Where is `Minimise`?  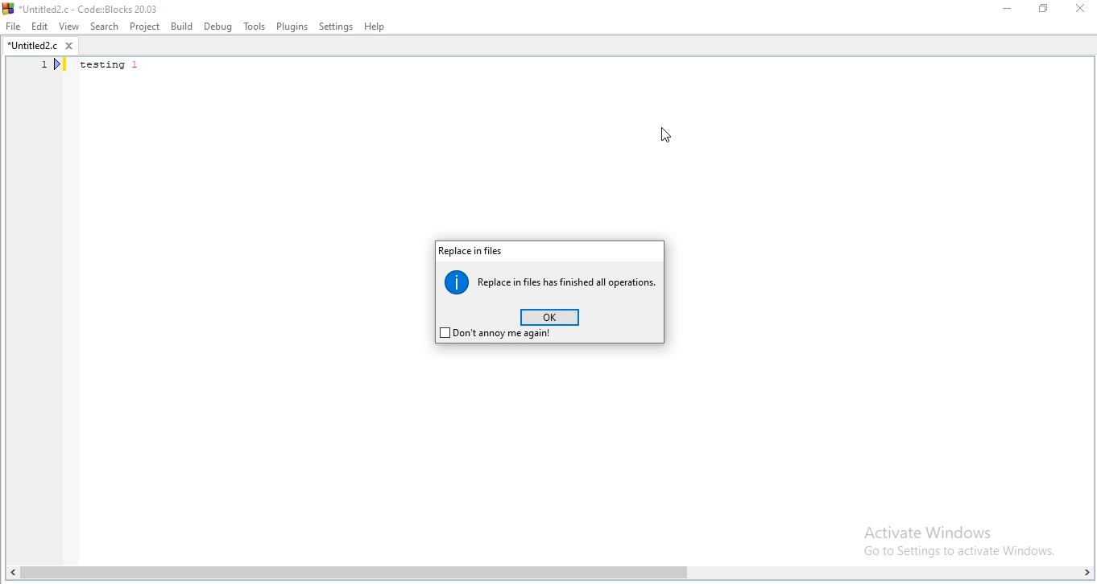
Minimise is located at coordinates (1007, 11).